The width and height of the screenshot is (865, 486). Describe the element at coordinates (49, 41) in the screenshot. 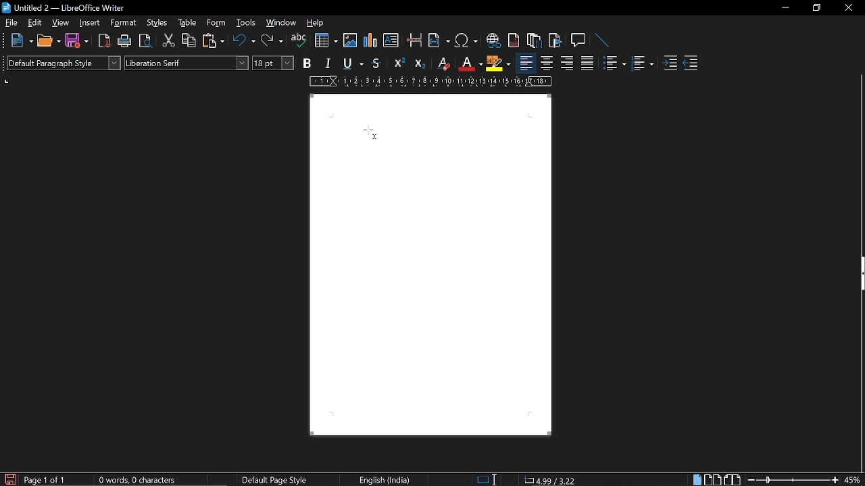

I see `open` at that location.